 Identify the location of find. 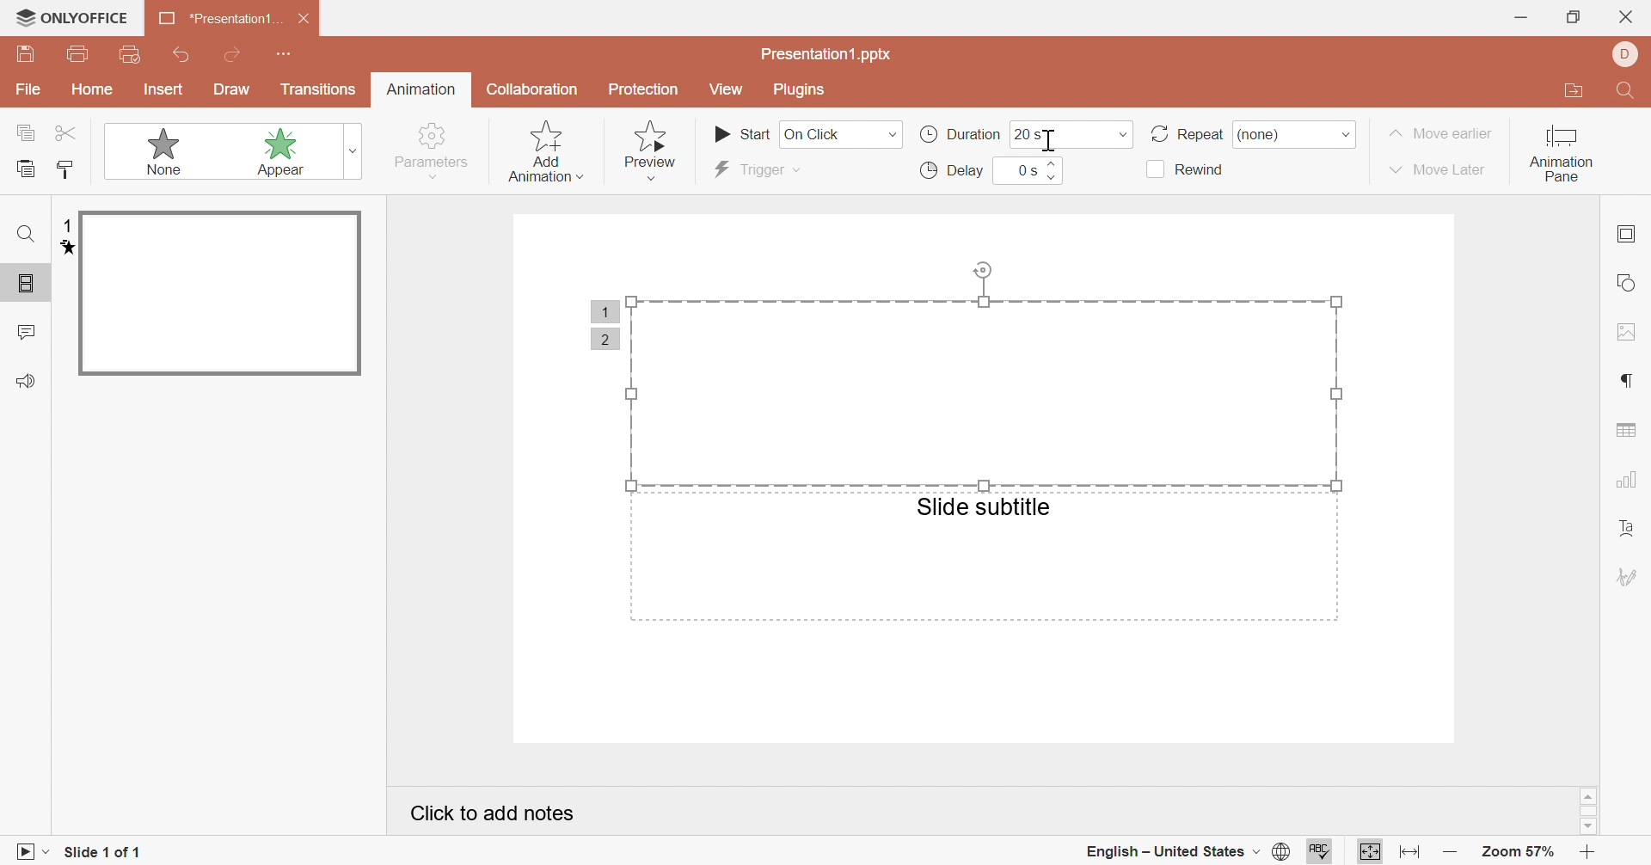
(28, 233).